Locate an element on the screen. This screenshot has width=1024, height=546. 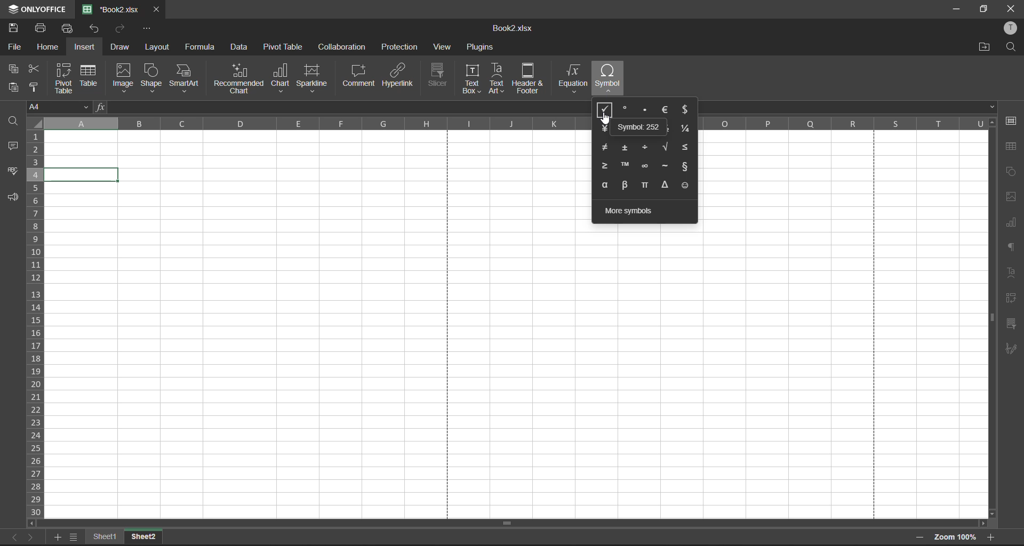
Sheet1 is located at coordinates (105, 538).